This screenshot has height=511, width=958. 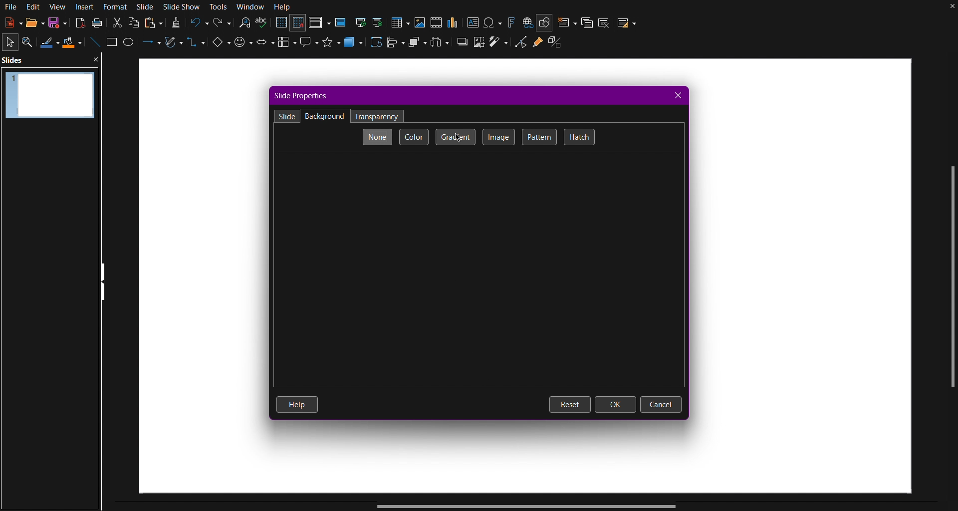 What do you see at coordinates (462, 45) in the screenshot?
I see `Shadow` at bounding box center [462, 45].